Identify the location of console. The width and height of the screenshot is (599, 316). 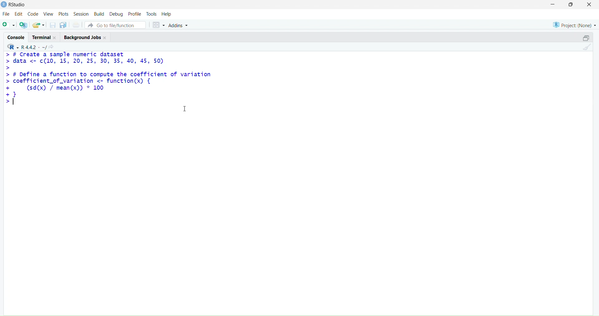
(17, 37).